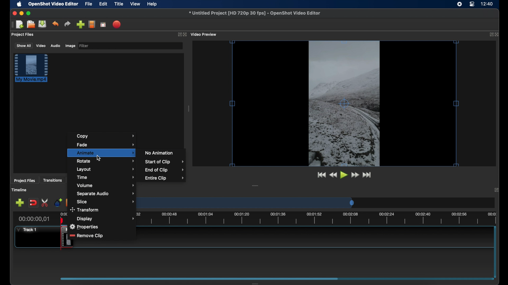 The width and height of the screenshot is (508, 285). Describe the element at coordinates (160, 153) in the screenshot. I see `no animation` at that location.